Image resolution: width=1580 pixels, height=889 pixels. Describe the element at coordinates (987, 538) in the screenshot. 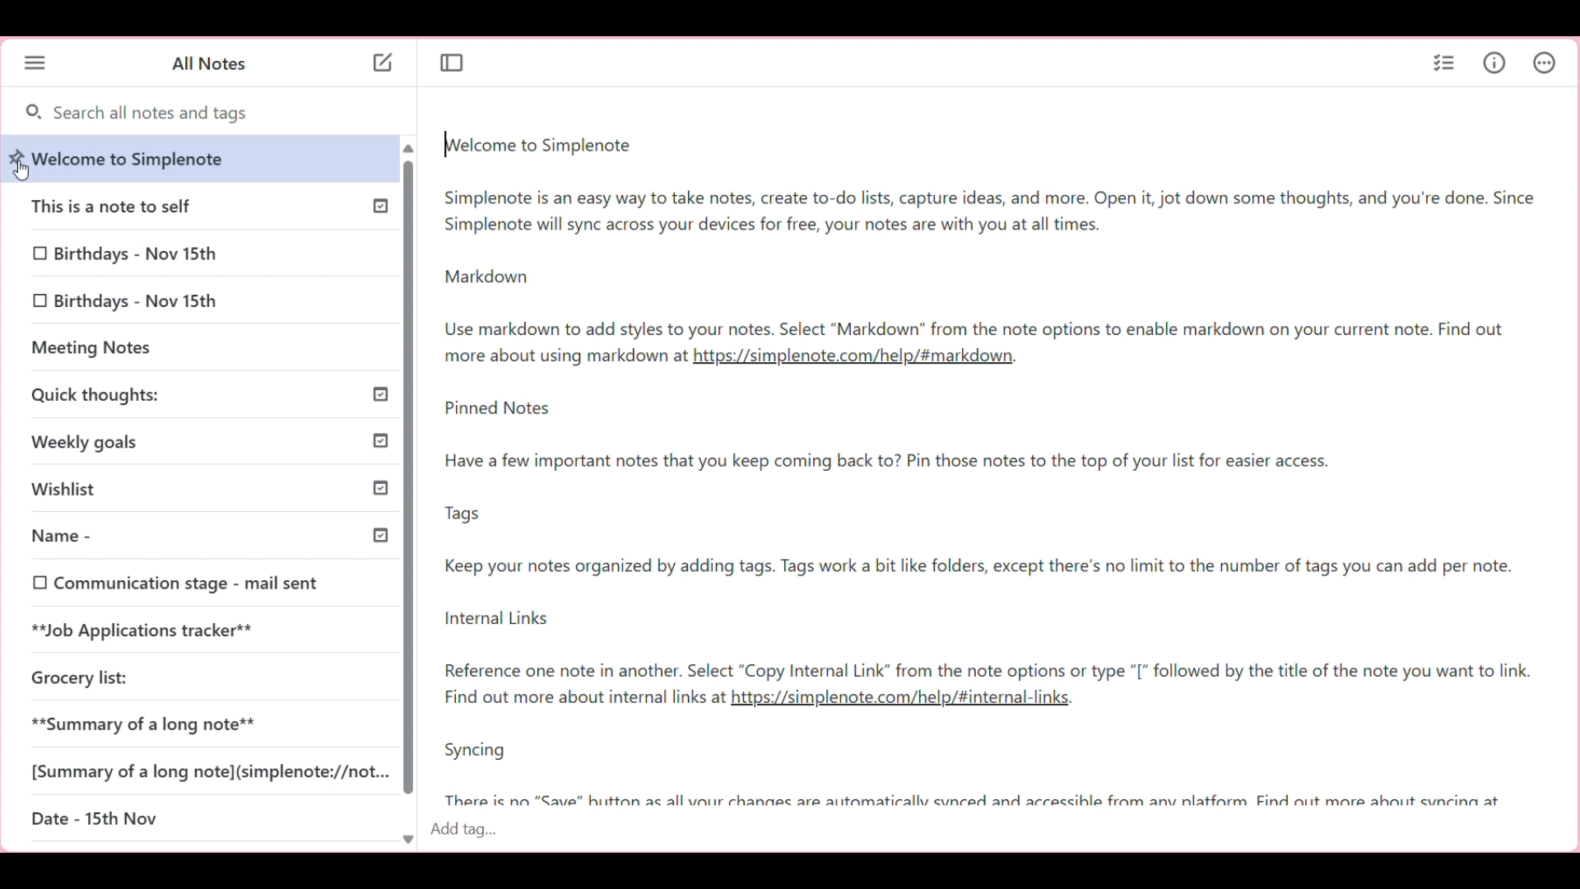

I see `Pinned notes-note2` at that location.